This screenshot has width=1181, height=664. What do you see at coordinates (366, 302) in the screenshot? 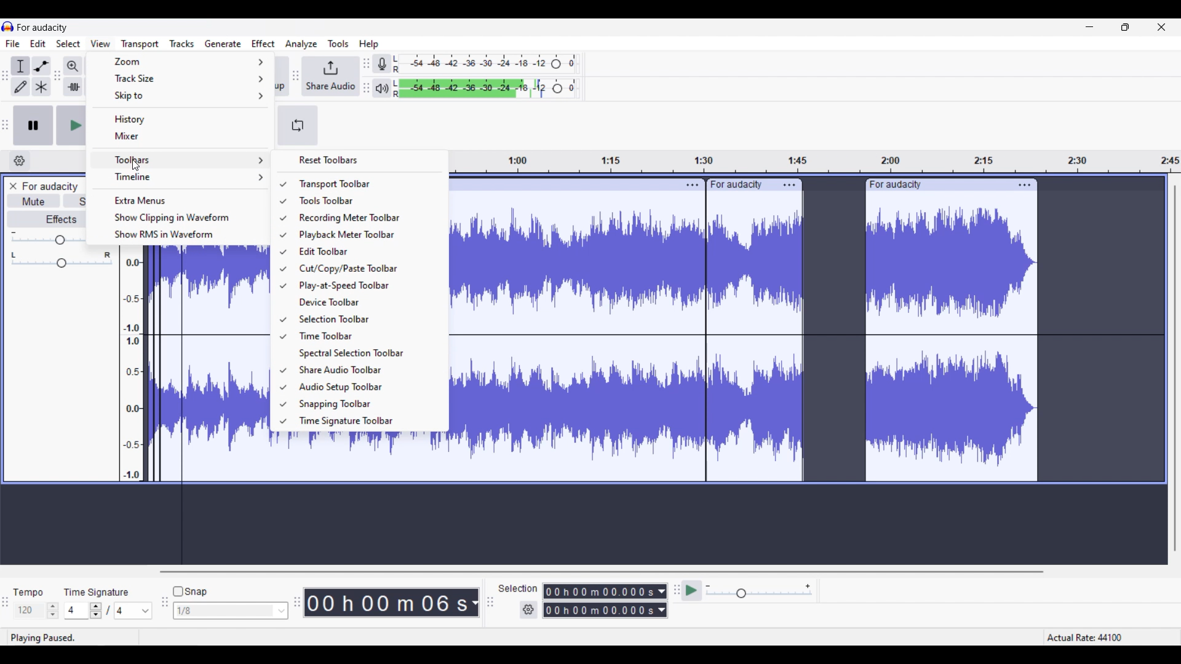
I see `Device toolbar` at bounding box center [366, 302].